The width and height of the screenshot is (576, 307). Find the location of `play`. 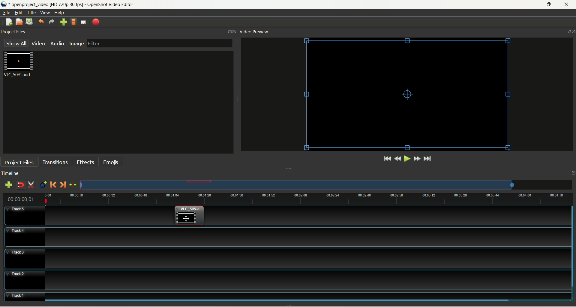

play is located at coordinates (406, 159).